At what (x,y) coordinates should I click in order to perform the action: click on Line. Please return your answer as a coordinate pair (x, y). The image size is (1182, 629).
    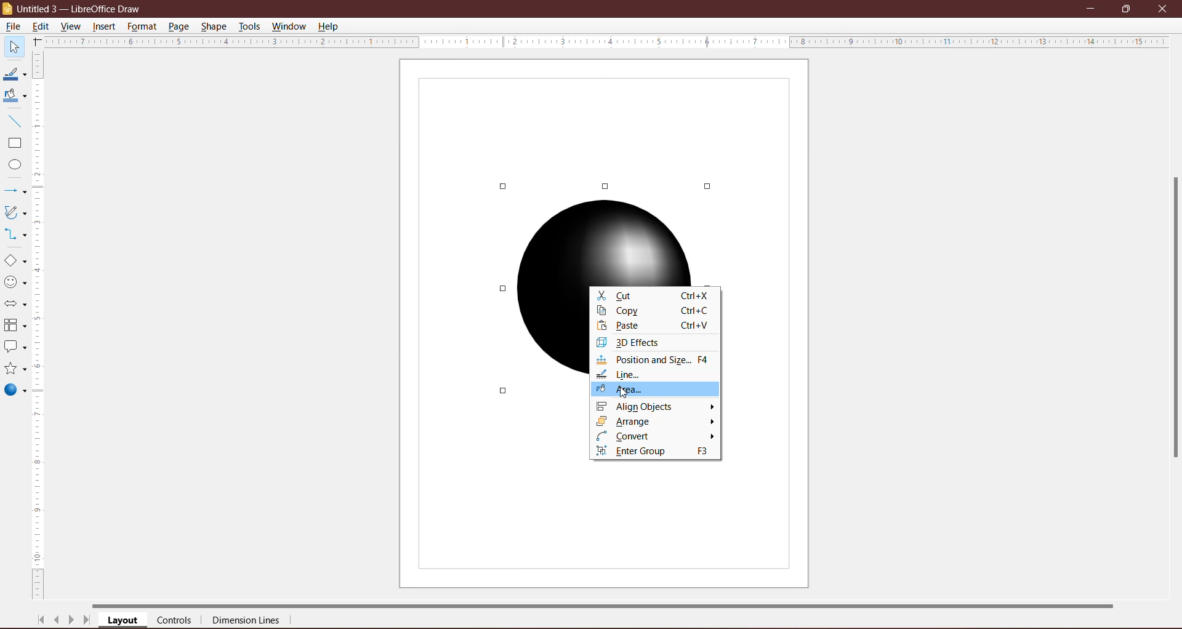
    Looking at the image, I should click on (632, 376).